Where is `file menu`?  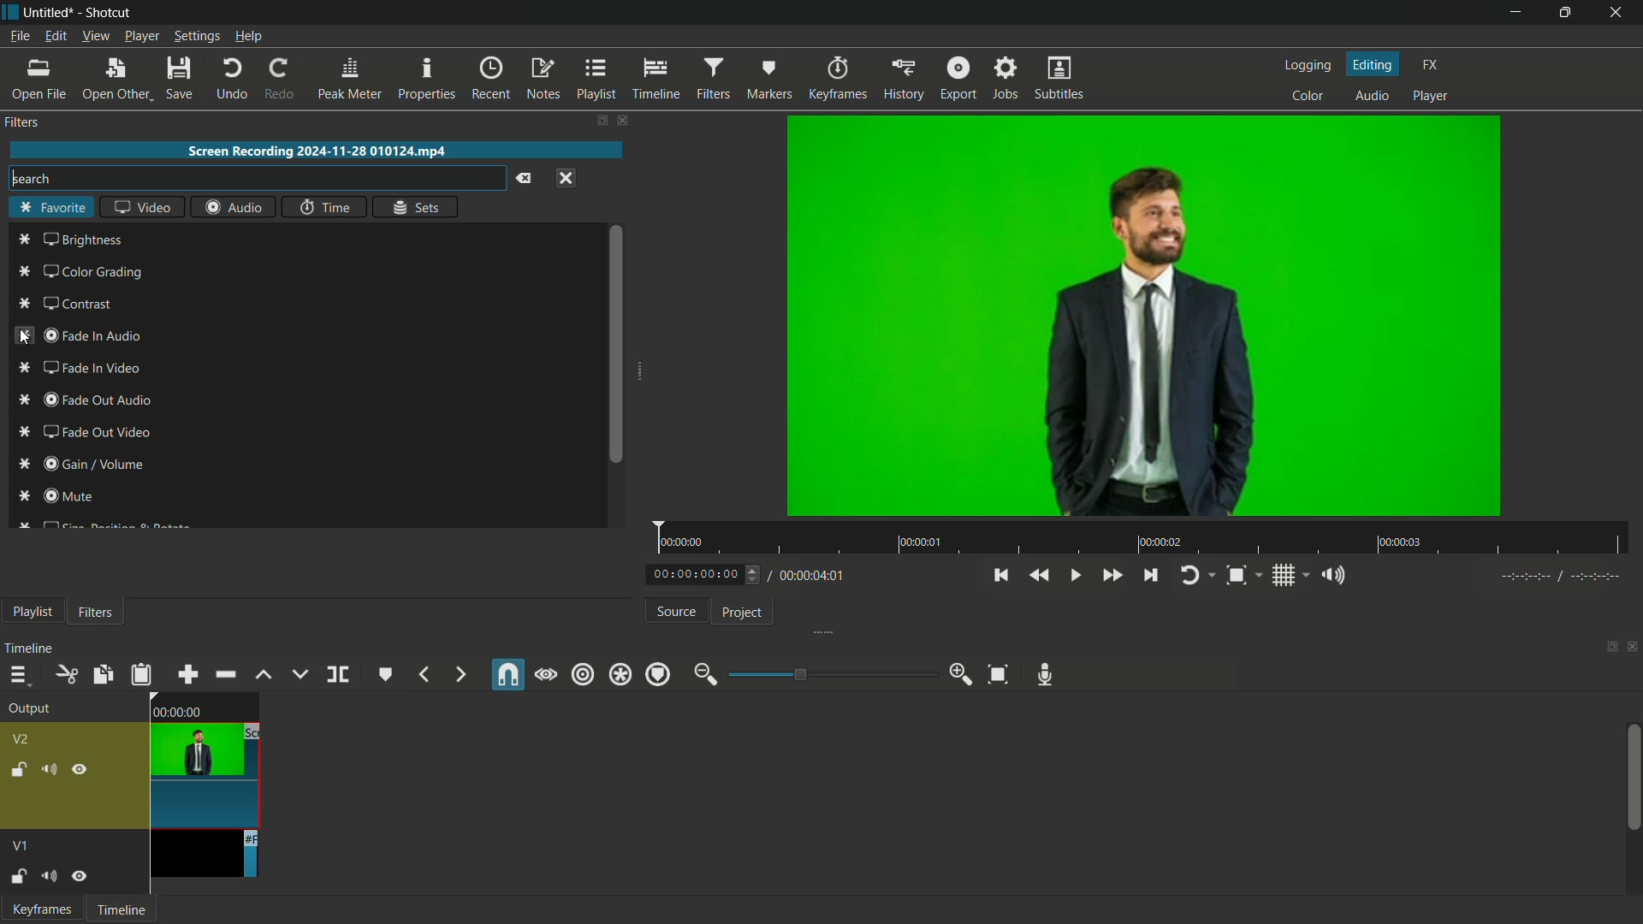 file menu is located at coordinates (18, 37).